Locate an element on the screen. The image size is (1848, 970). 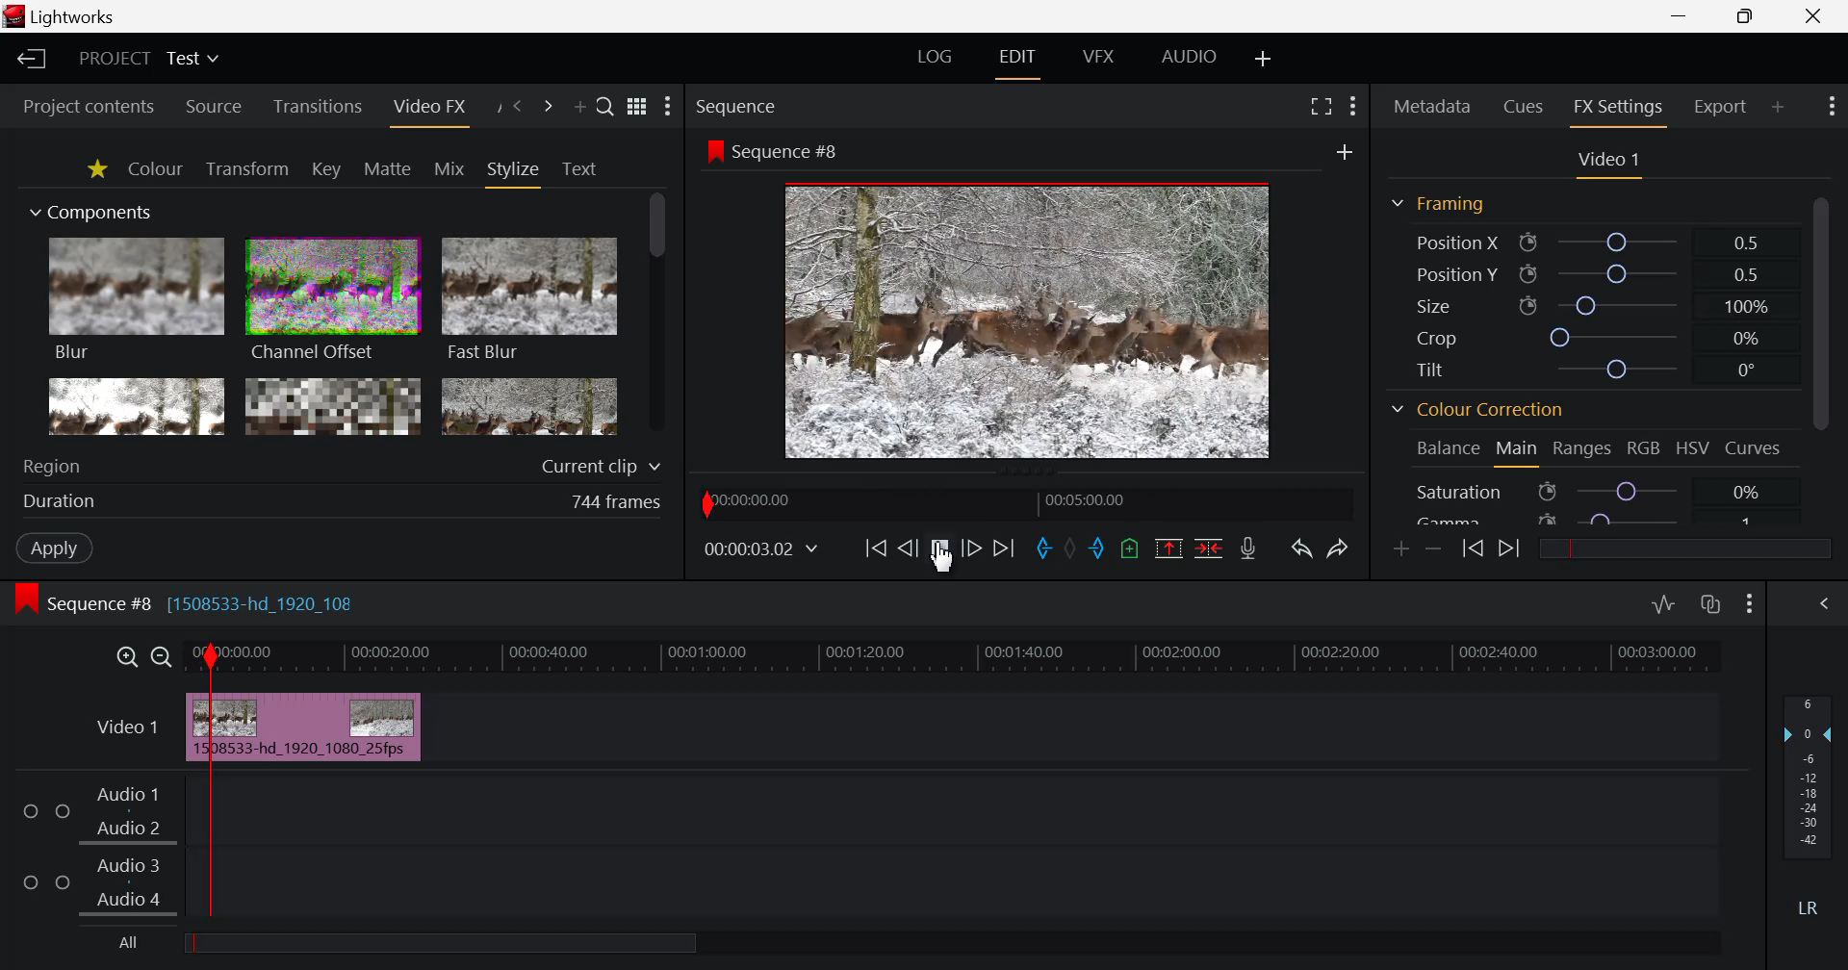
Next Panel is located at coordinates (545, 107).